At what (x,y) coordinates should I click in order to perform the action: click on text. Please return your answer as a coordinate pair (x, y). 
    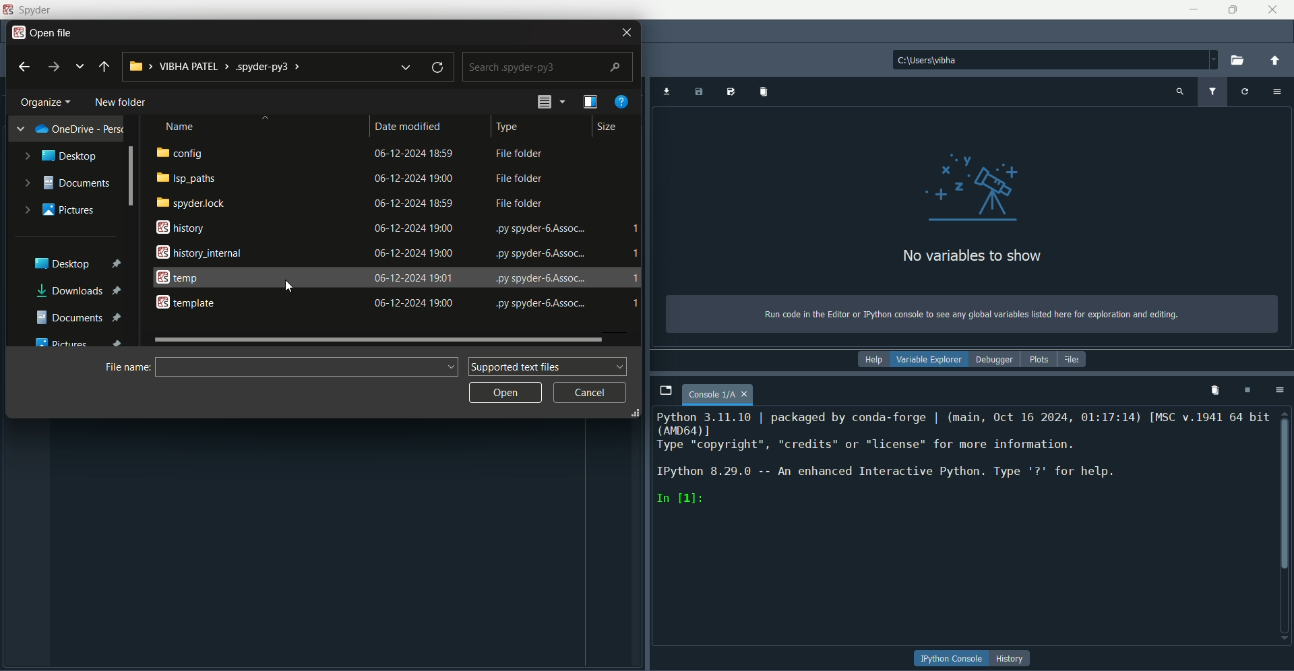
    Looking at the image, I should click on (540, 278).